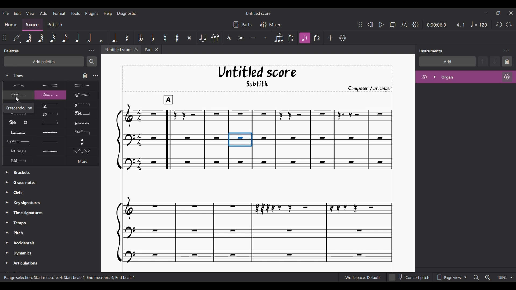 The image size is (516, 290). Describe the element at coordinates (59, 13) in the screenshot. I see `Format menu` at that location.